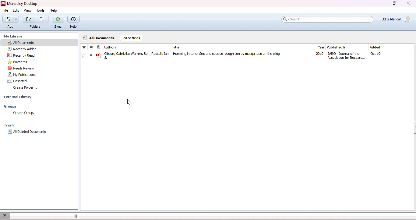 Image resolution: width=416 pixels, height=220 pixels. What do you see at coordinates (42, 19) in the screenshot?
I see `Remove folder` at bounding box center [42, 19].